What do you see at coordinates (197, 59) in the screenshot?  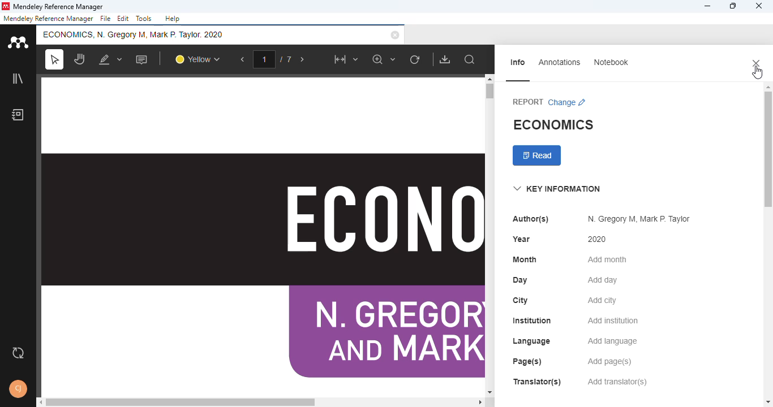 I see `highlight color` at bounding box center [197, 59].